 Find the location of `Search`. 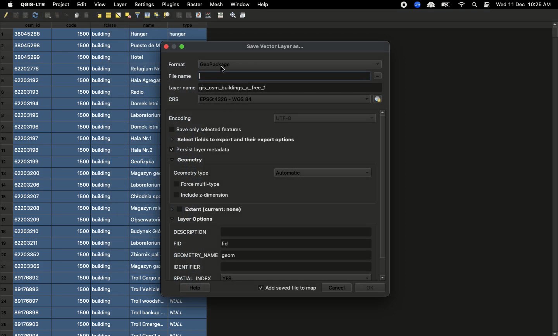

Search is located at coordinates (475, 4).